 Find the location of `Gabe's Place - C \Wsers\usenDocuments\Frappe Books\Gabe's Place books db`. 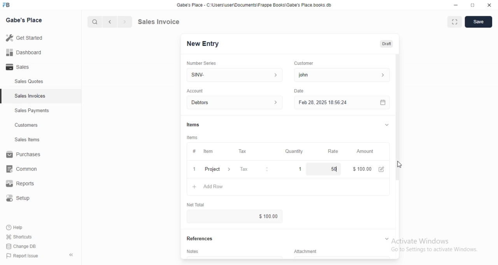

Gabe's Place - C \Wsers\usenDocuments\Frappe Books\Gabe's Place books db is located at coordinates (256, 6).